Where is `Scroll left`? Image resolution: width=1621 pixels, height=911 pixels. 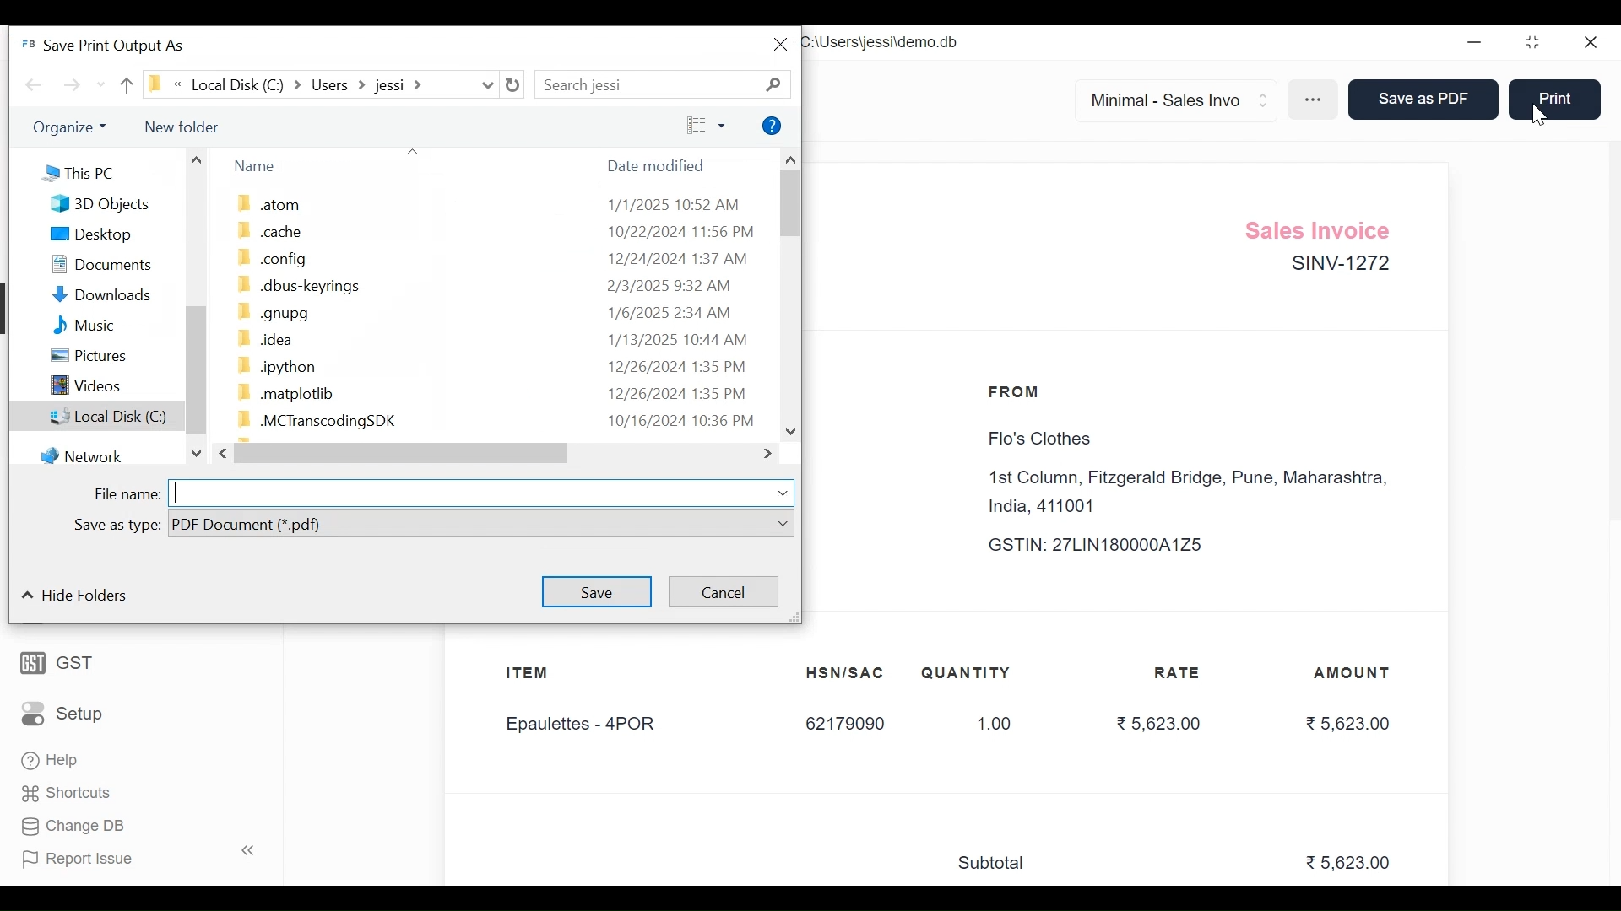 Scroll left is located at coordinates (225, 452).